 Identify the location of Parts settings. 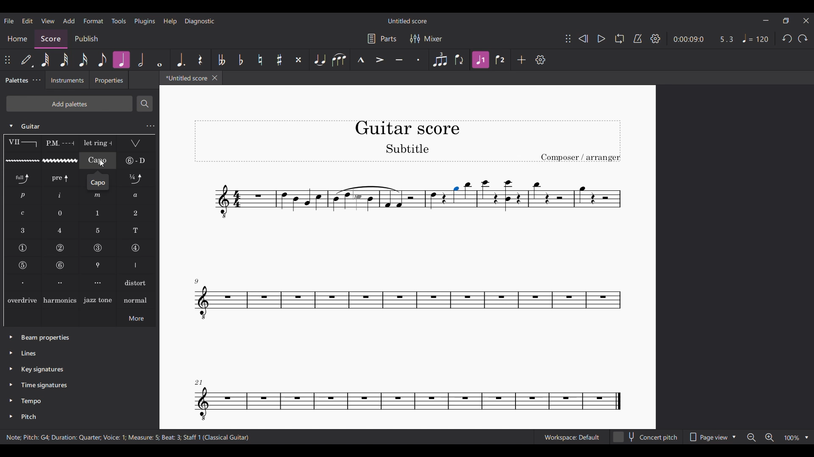
(382, 39).